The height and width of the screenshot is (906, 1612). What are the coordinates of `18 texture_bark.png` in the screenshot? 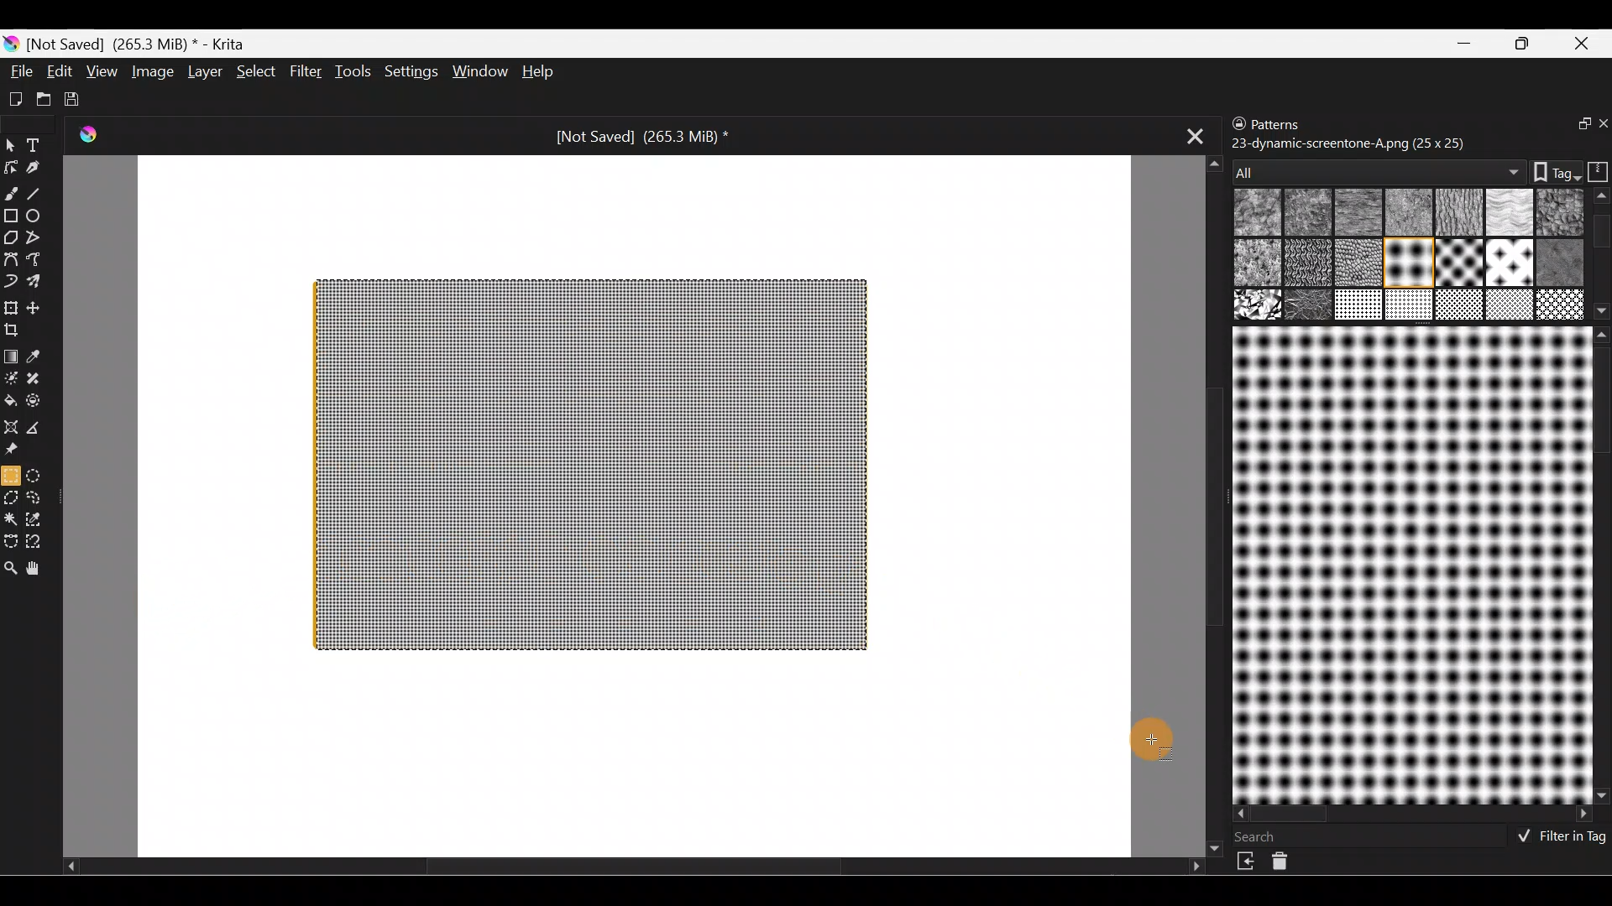 It's located at (1457, 306).